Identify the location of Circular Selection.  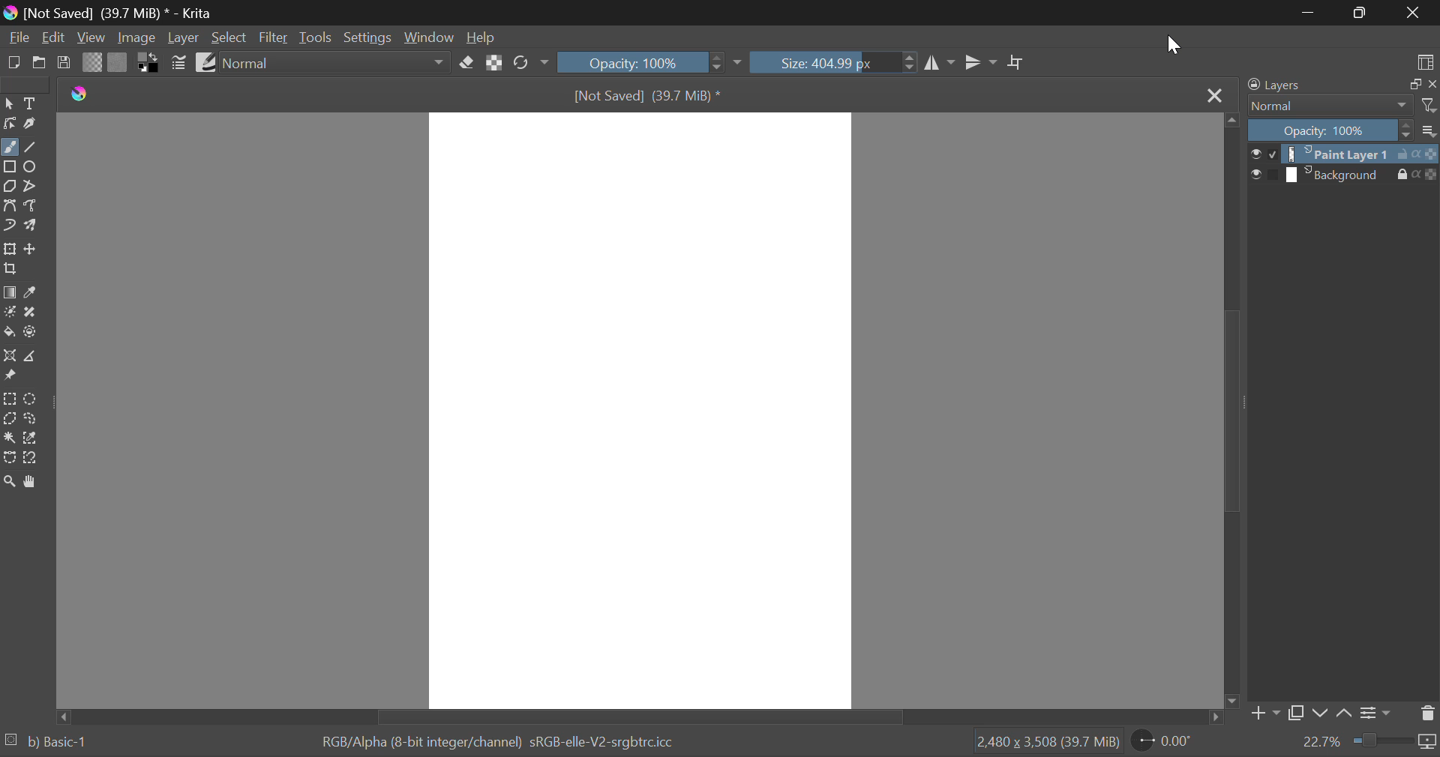
(31, 399).